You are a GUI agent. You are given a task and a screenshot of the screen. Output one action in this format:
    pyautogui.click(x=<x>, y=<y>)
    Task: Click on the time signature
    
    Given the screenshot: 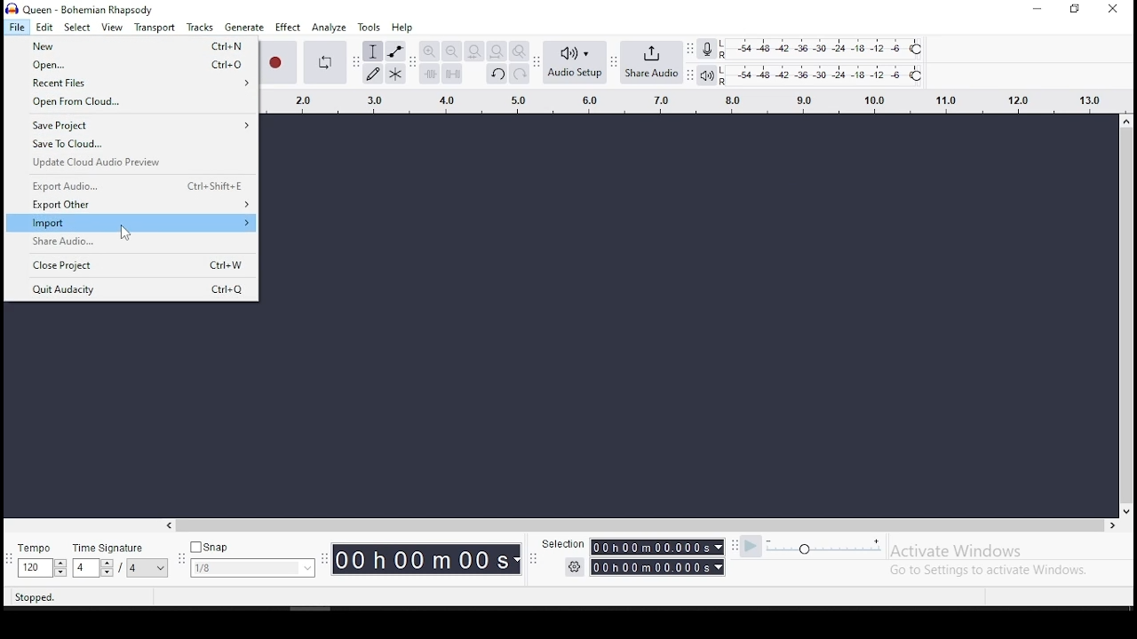 What is the action you would take?
    pyautogui.click(x=123, y=561)
    